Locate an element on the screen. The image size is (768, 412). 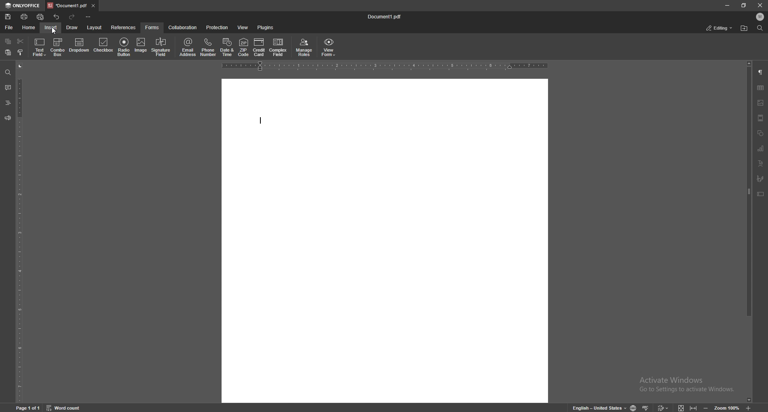
change doc language is located at coordinates (634, 407).